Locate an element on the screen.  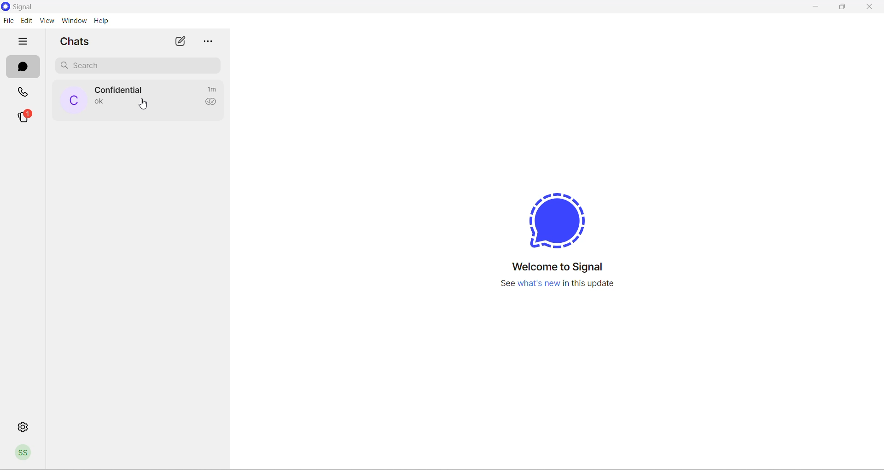
contact name is located at coordinates (121, 90).